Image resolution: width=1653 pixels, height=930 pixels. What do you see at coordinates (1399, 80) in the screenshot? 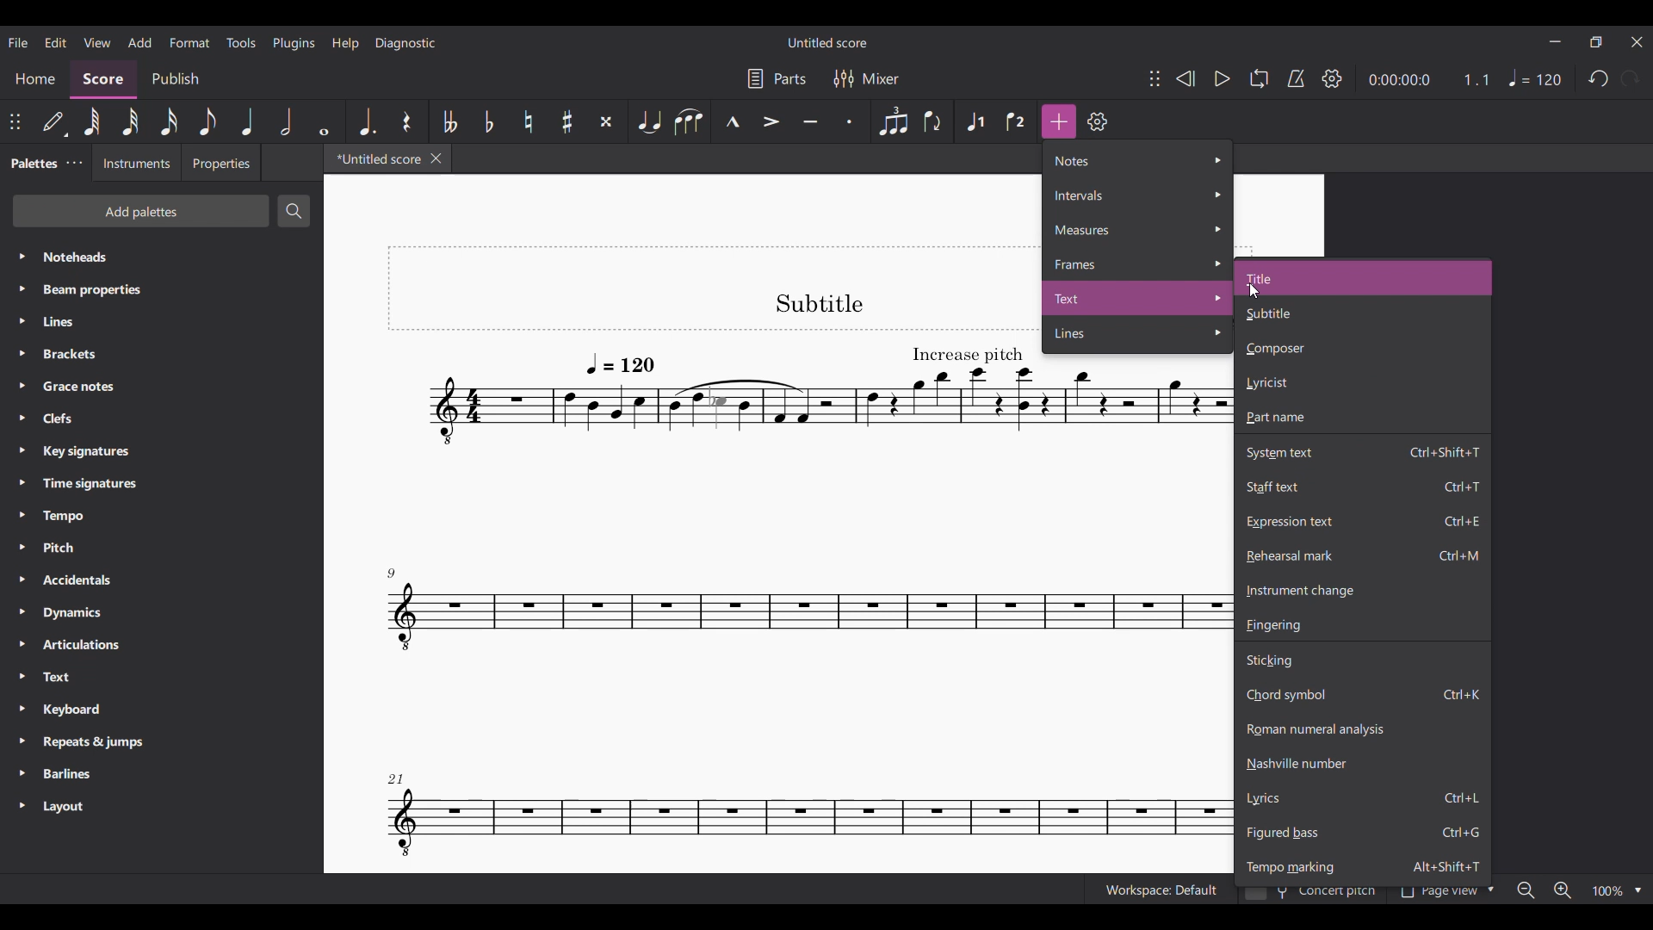
I see `Current duration` at bounding box center [1399, 80].